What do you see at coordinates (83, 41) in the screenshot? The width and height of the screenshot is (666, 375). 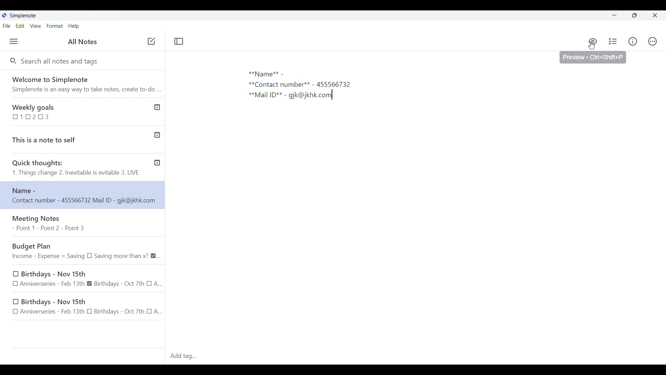 I see `Title of left panel` at bounding box center [83, 41].